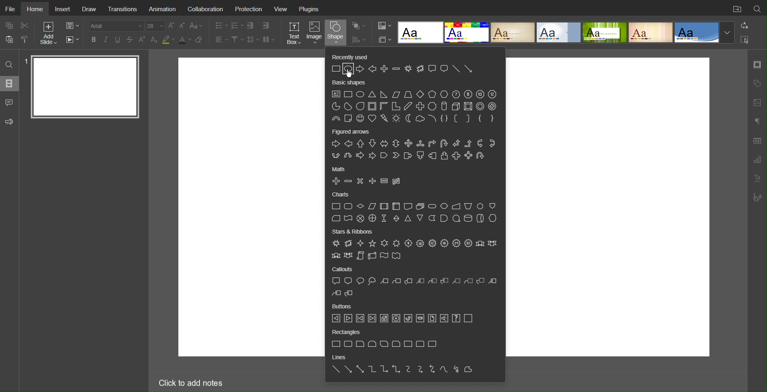 The image size is (767, 392). I want to click on Columns, so click(270, 39).